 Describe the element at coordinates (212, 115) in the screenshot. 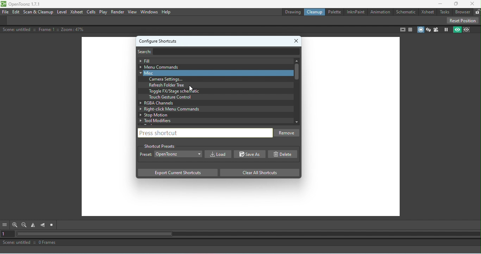

I see `Stop motion` at that location.